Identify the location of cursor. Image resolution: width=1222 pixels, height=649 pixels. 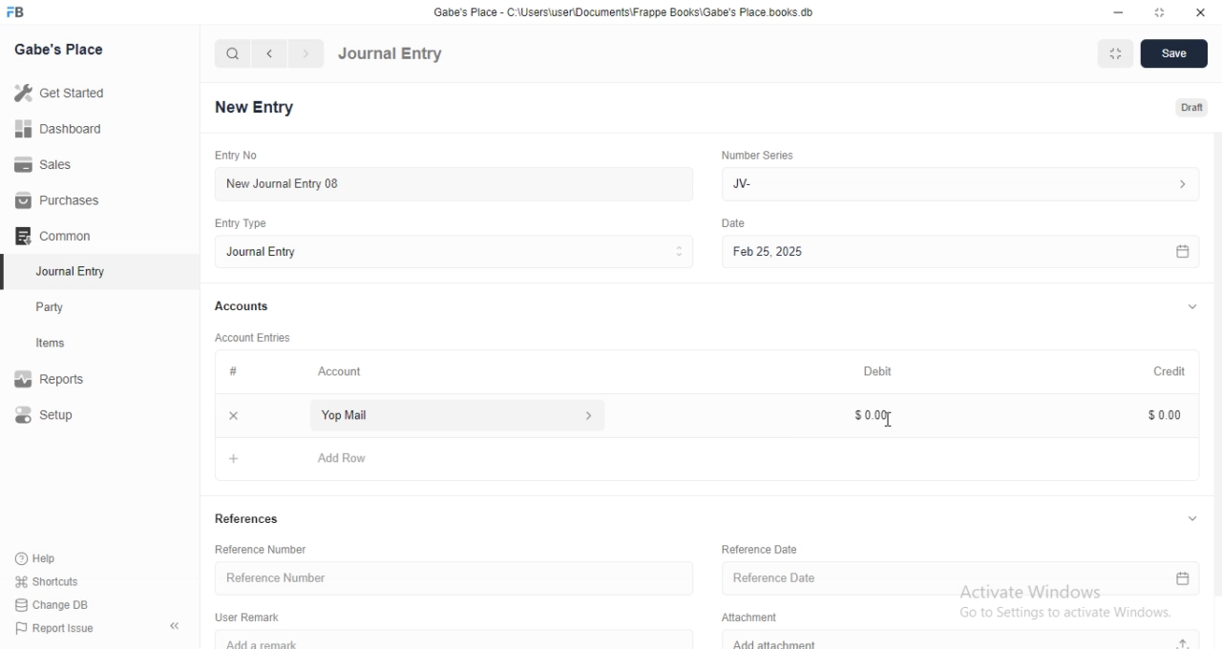
(889, 421).